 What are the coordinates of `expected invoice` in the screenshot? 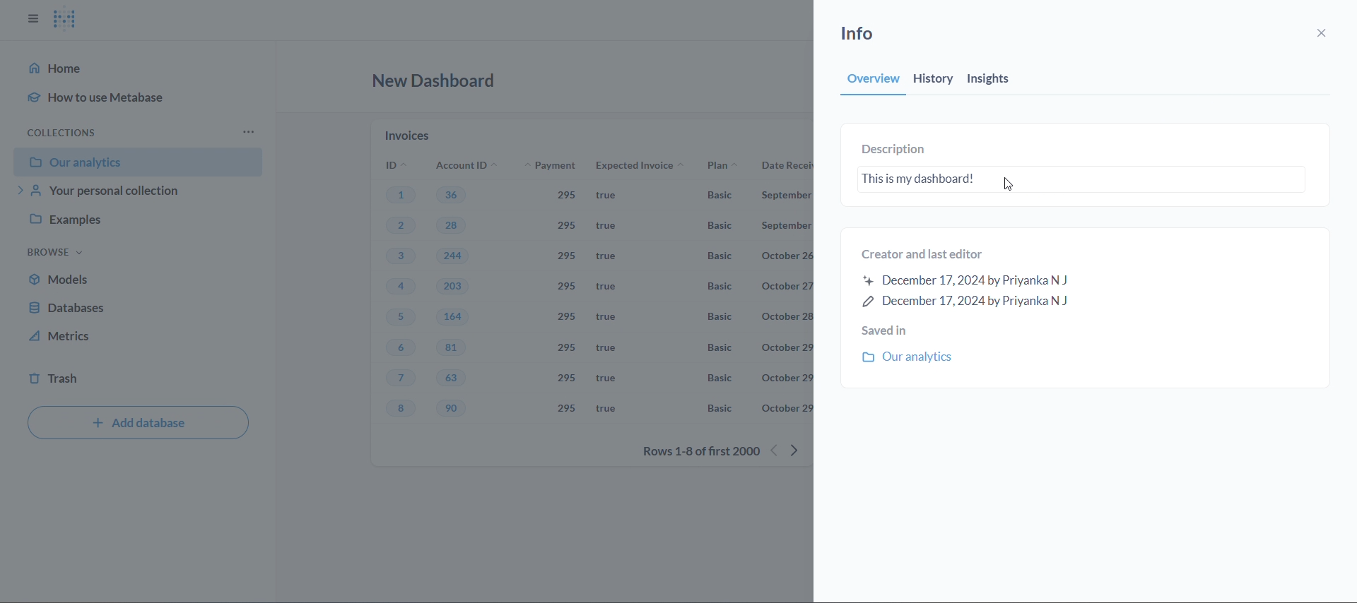 It's located at (642, 165).